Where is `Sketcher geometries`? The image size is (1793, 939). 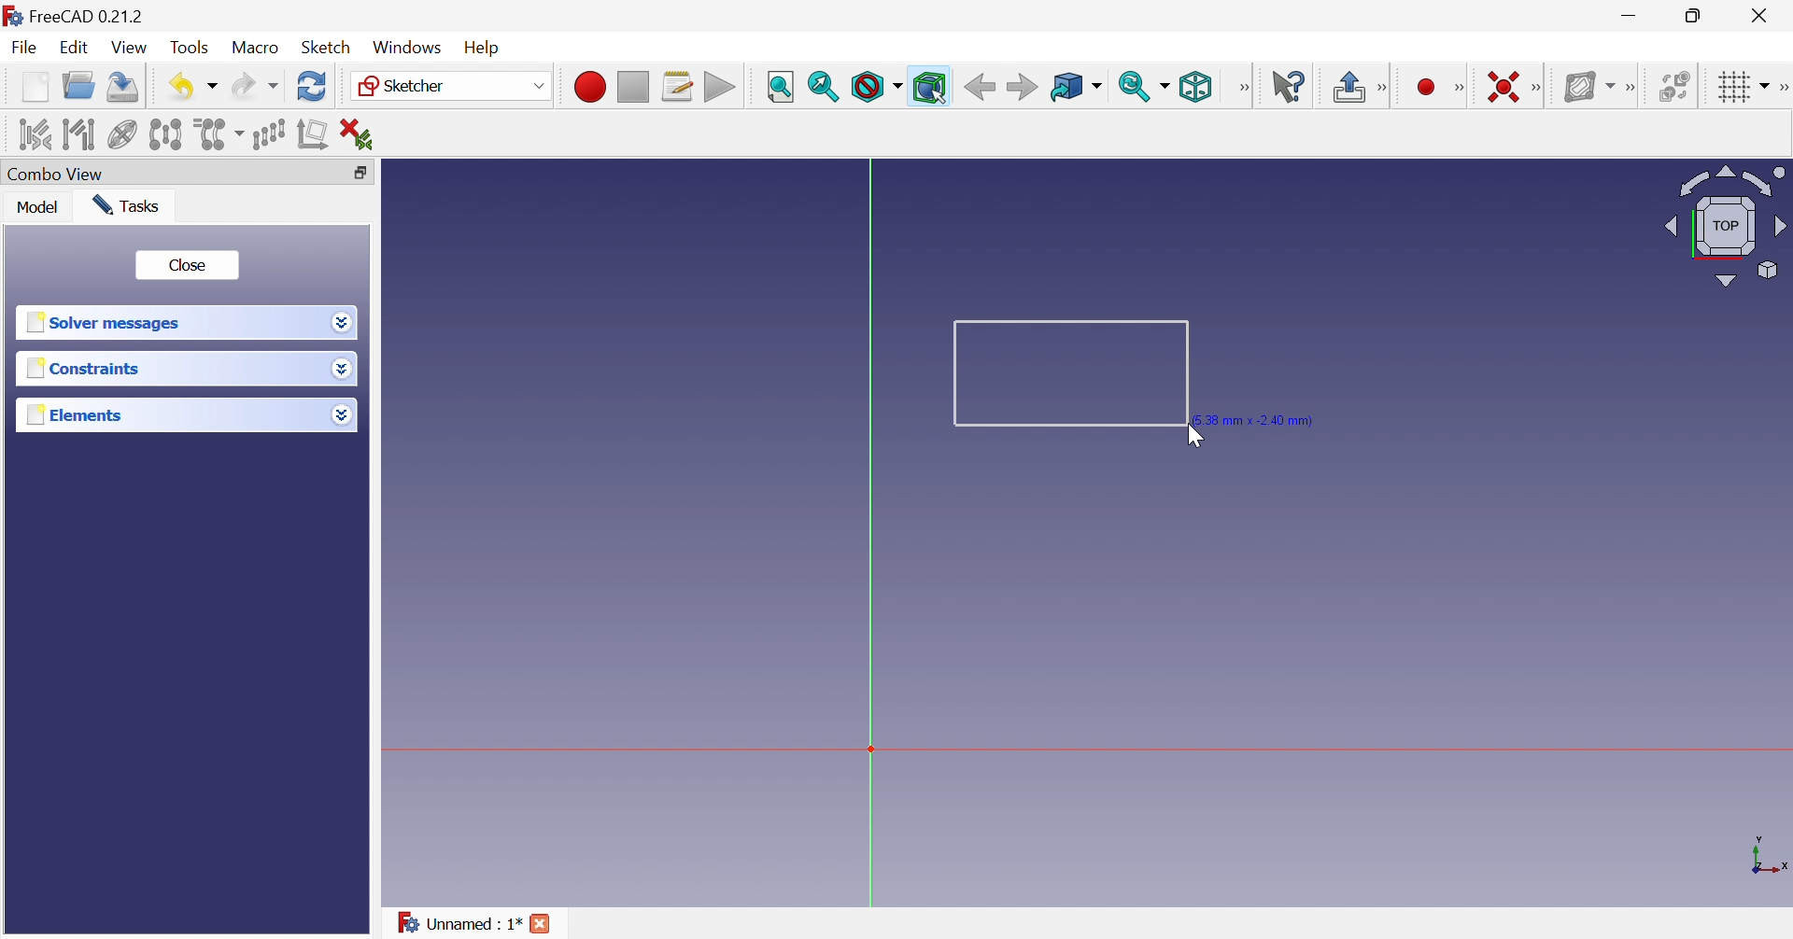 Sketcher geometries is located at coordinates (1462, 89).